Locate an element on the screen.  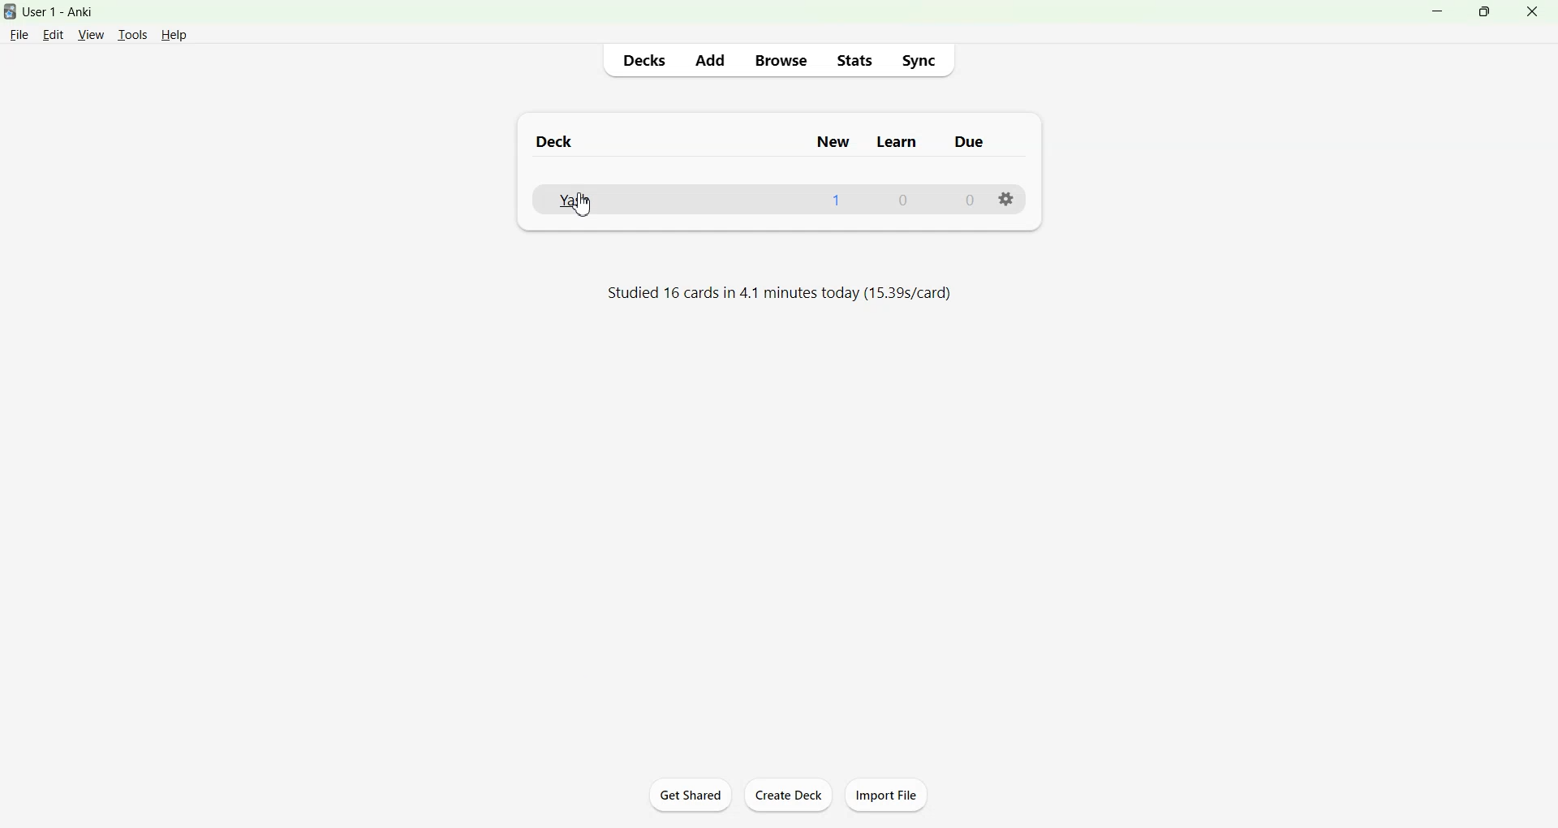
New is located at coordinates (833, 144).